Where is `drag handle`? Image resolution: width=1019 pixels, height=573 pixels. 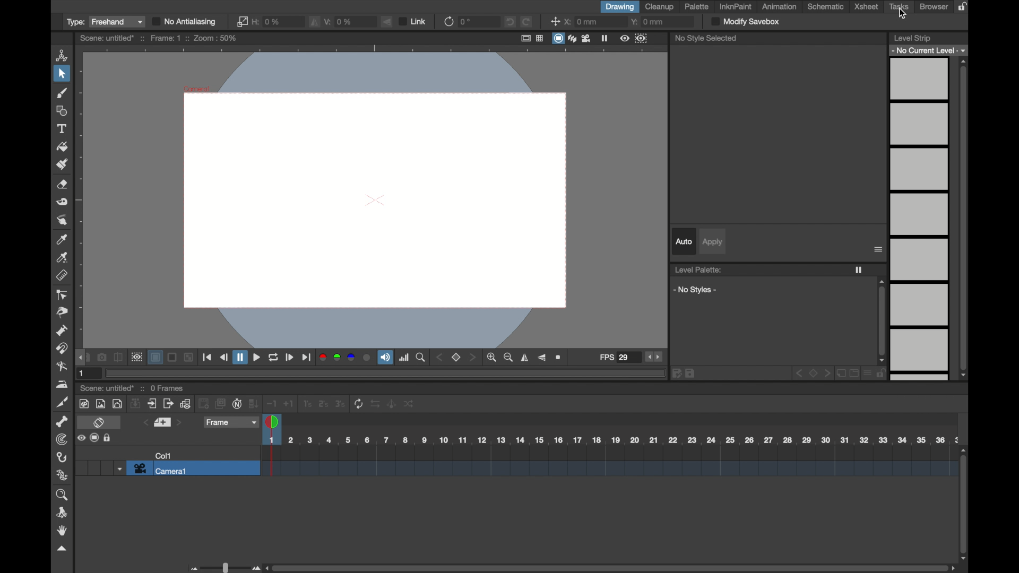 drag handle is located at coordinates (61, 549).